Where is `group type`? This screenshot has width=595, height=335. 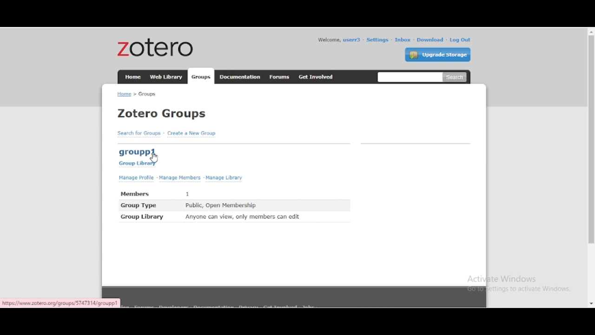 group type is located at coordinates (139, 206).